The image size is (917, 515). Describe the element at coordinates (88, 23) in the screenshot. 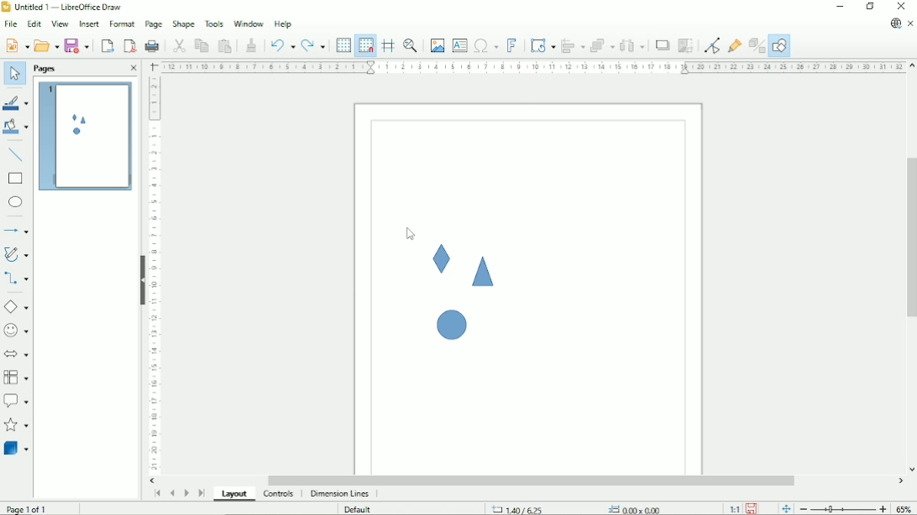

I see `Insert` at that location.